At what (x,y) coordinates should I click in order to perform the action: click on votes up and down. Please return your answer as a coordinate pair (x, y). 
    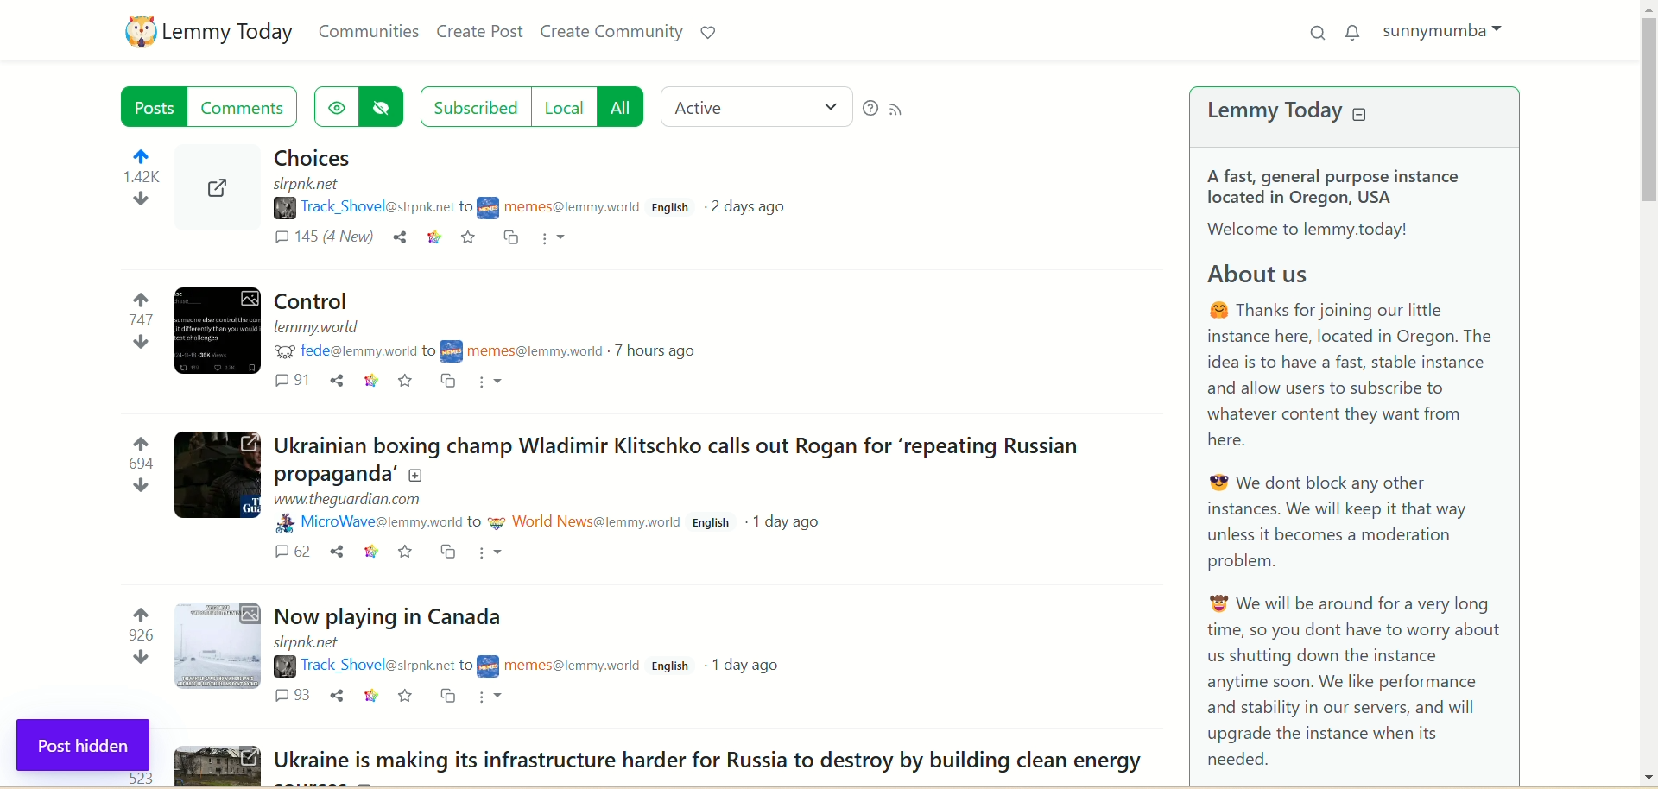
    Looking at the image, I should click on (128, 189).